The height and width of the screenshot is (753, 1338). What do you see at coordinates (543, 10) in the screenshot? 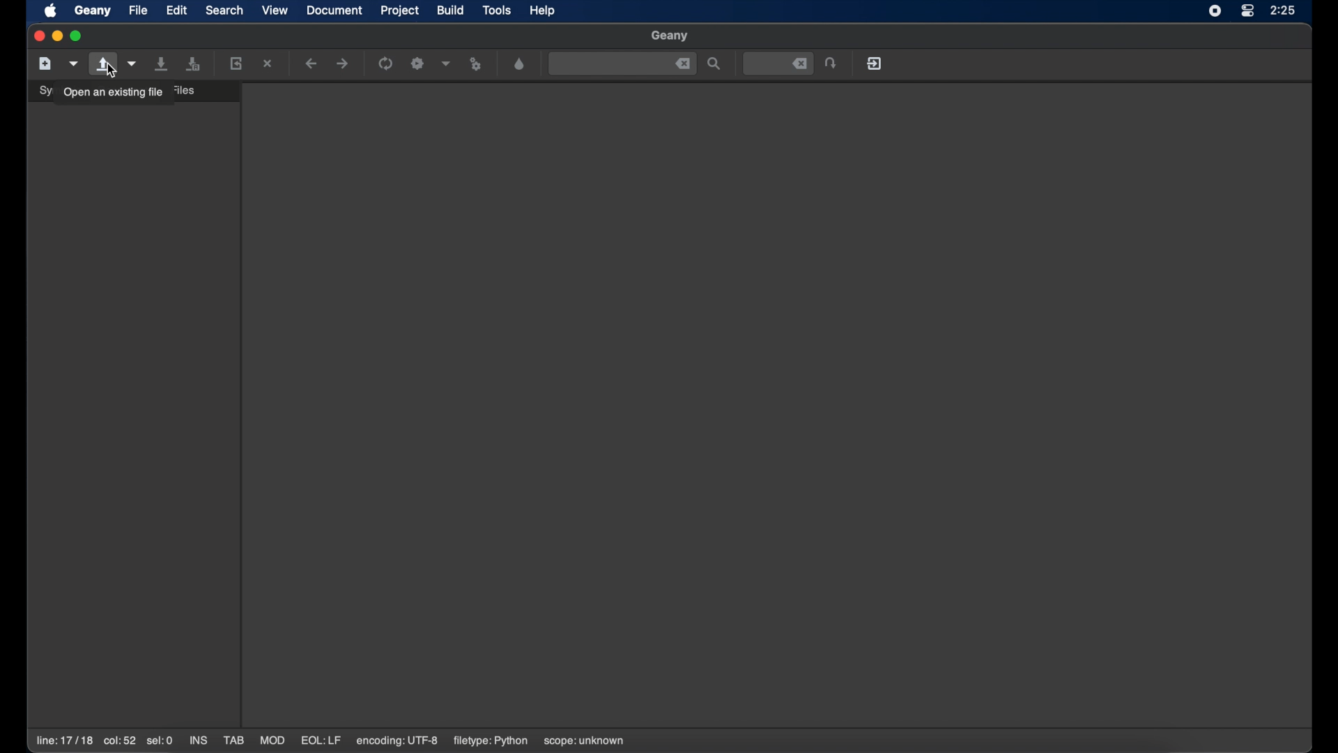
I see `help` at bounding box center [543, 10].